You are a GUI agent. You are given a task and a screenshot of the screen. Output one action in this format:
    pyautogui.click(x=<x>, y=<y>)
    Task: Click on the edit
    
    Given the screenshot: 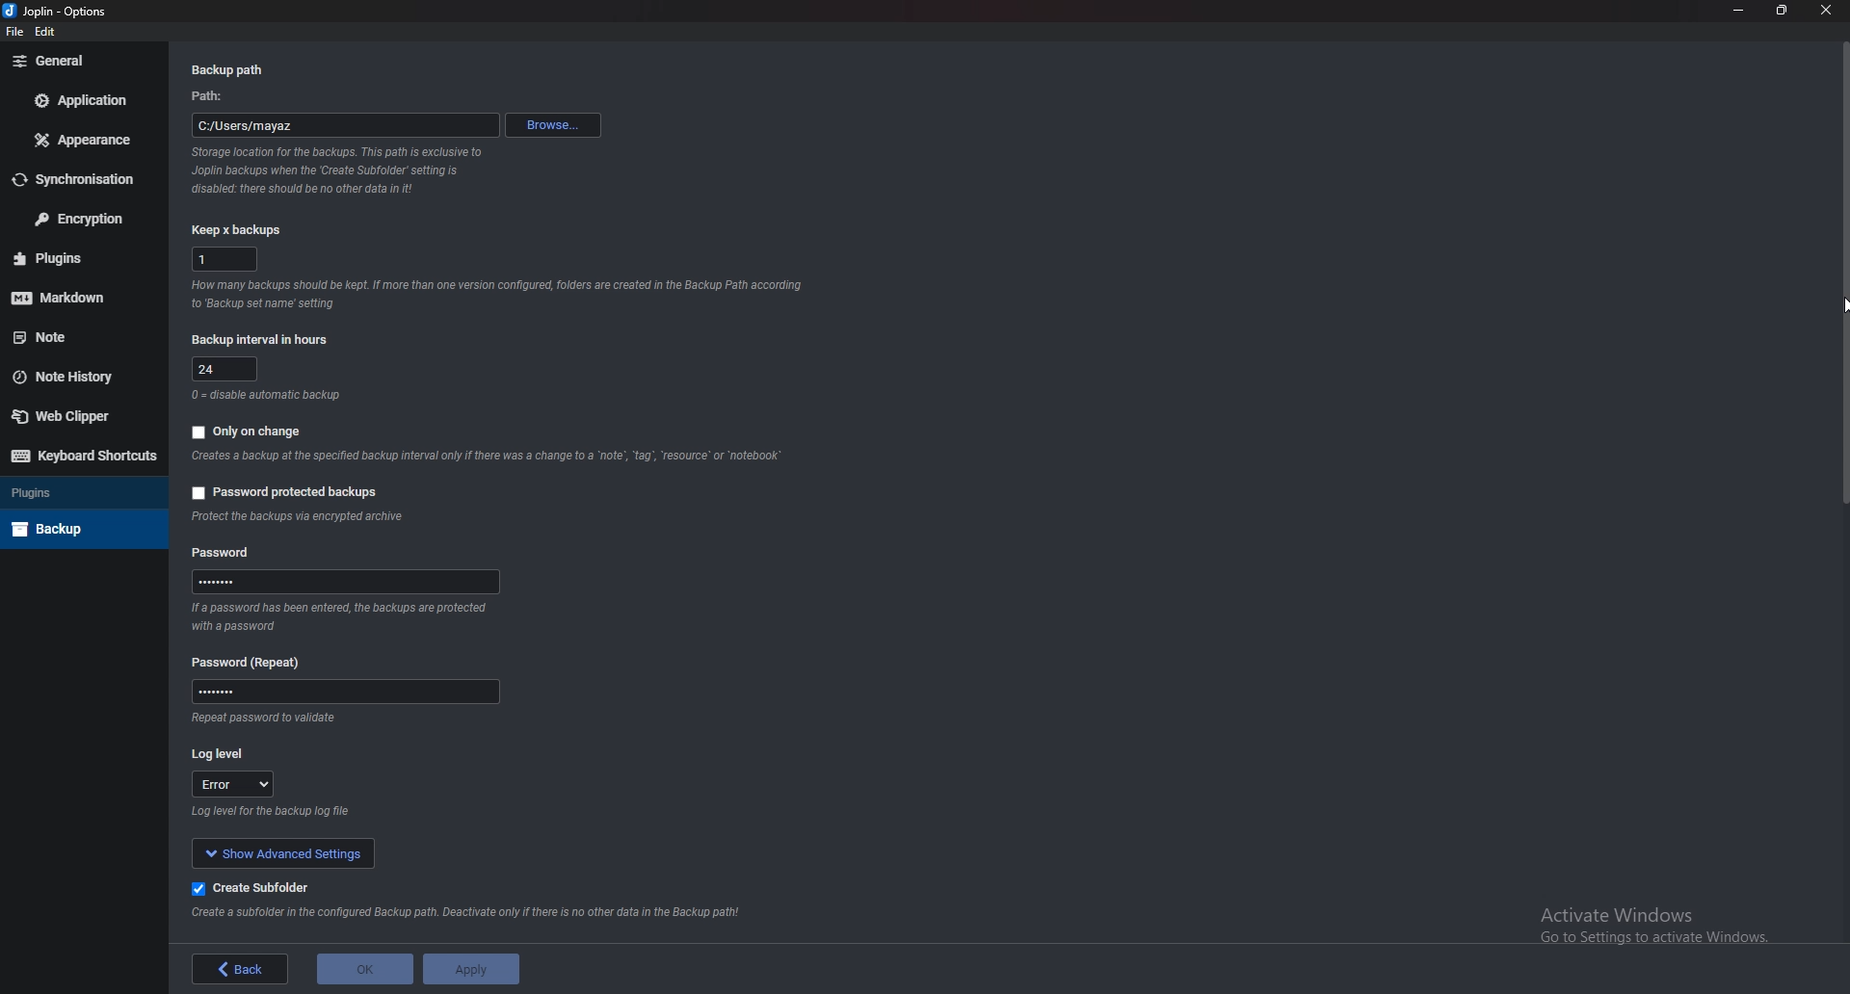 What is the action you would take?
    pyautogui.click(x=46, y=33)
    